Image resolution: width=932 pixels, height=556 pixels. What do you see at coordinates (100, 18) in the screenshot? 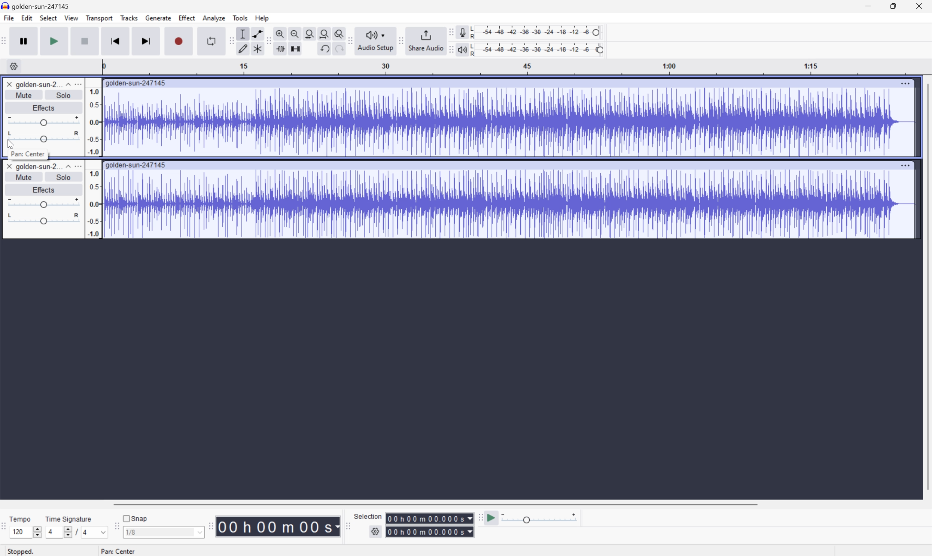
I see `Transport` at bounding box center [100, 18].